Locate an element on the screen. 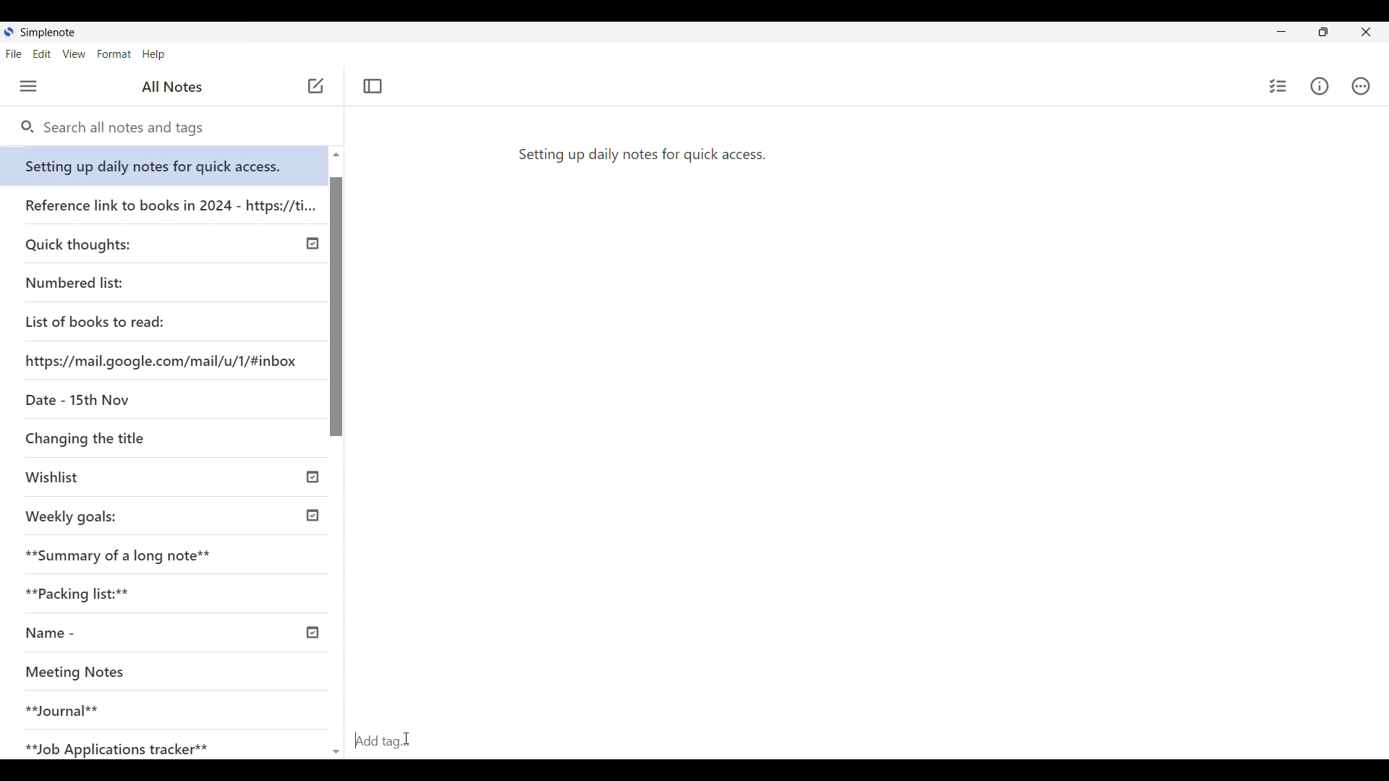 This screenshot has width=1389, height=781. Changing the title is located at coordinates (116, 438).